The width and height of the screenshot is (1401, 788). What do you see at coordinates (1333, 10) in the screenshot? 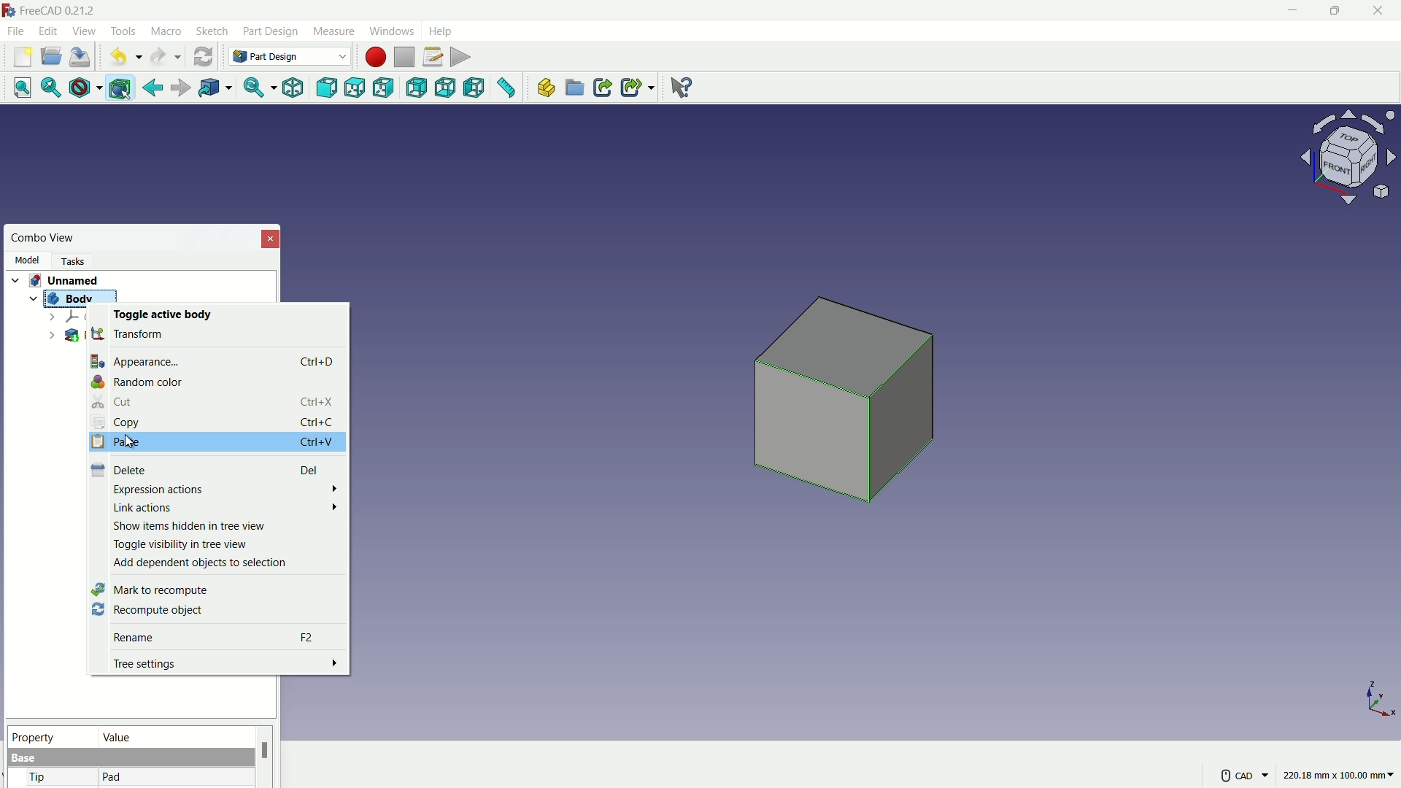
I see `maximize or restore` at bounding box center [1333, 10].